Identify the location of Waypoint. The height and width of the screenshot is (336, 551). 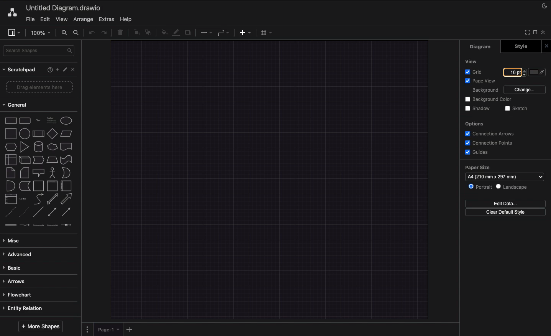
(223, 32).